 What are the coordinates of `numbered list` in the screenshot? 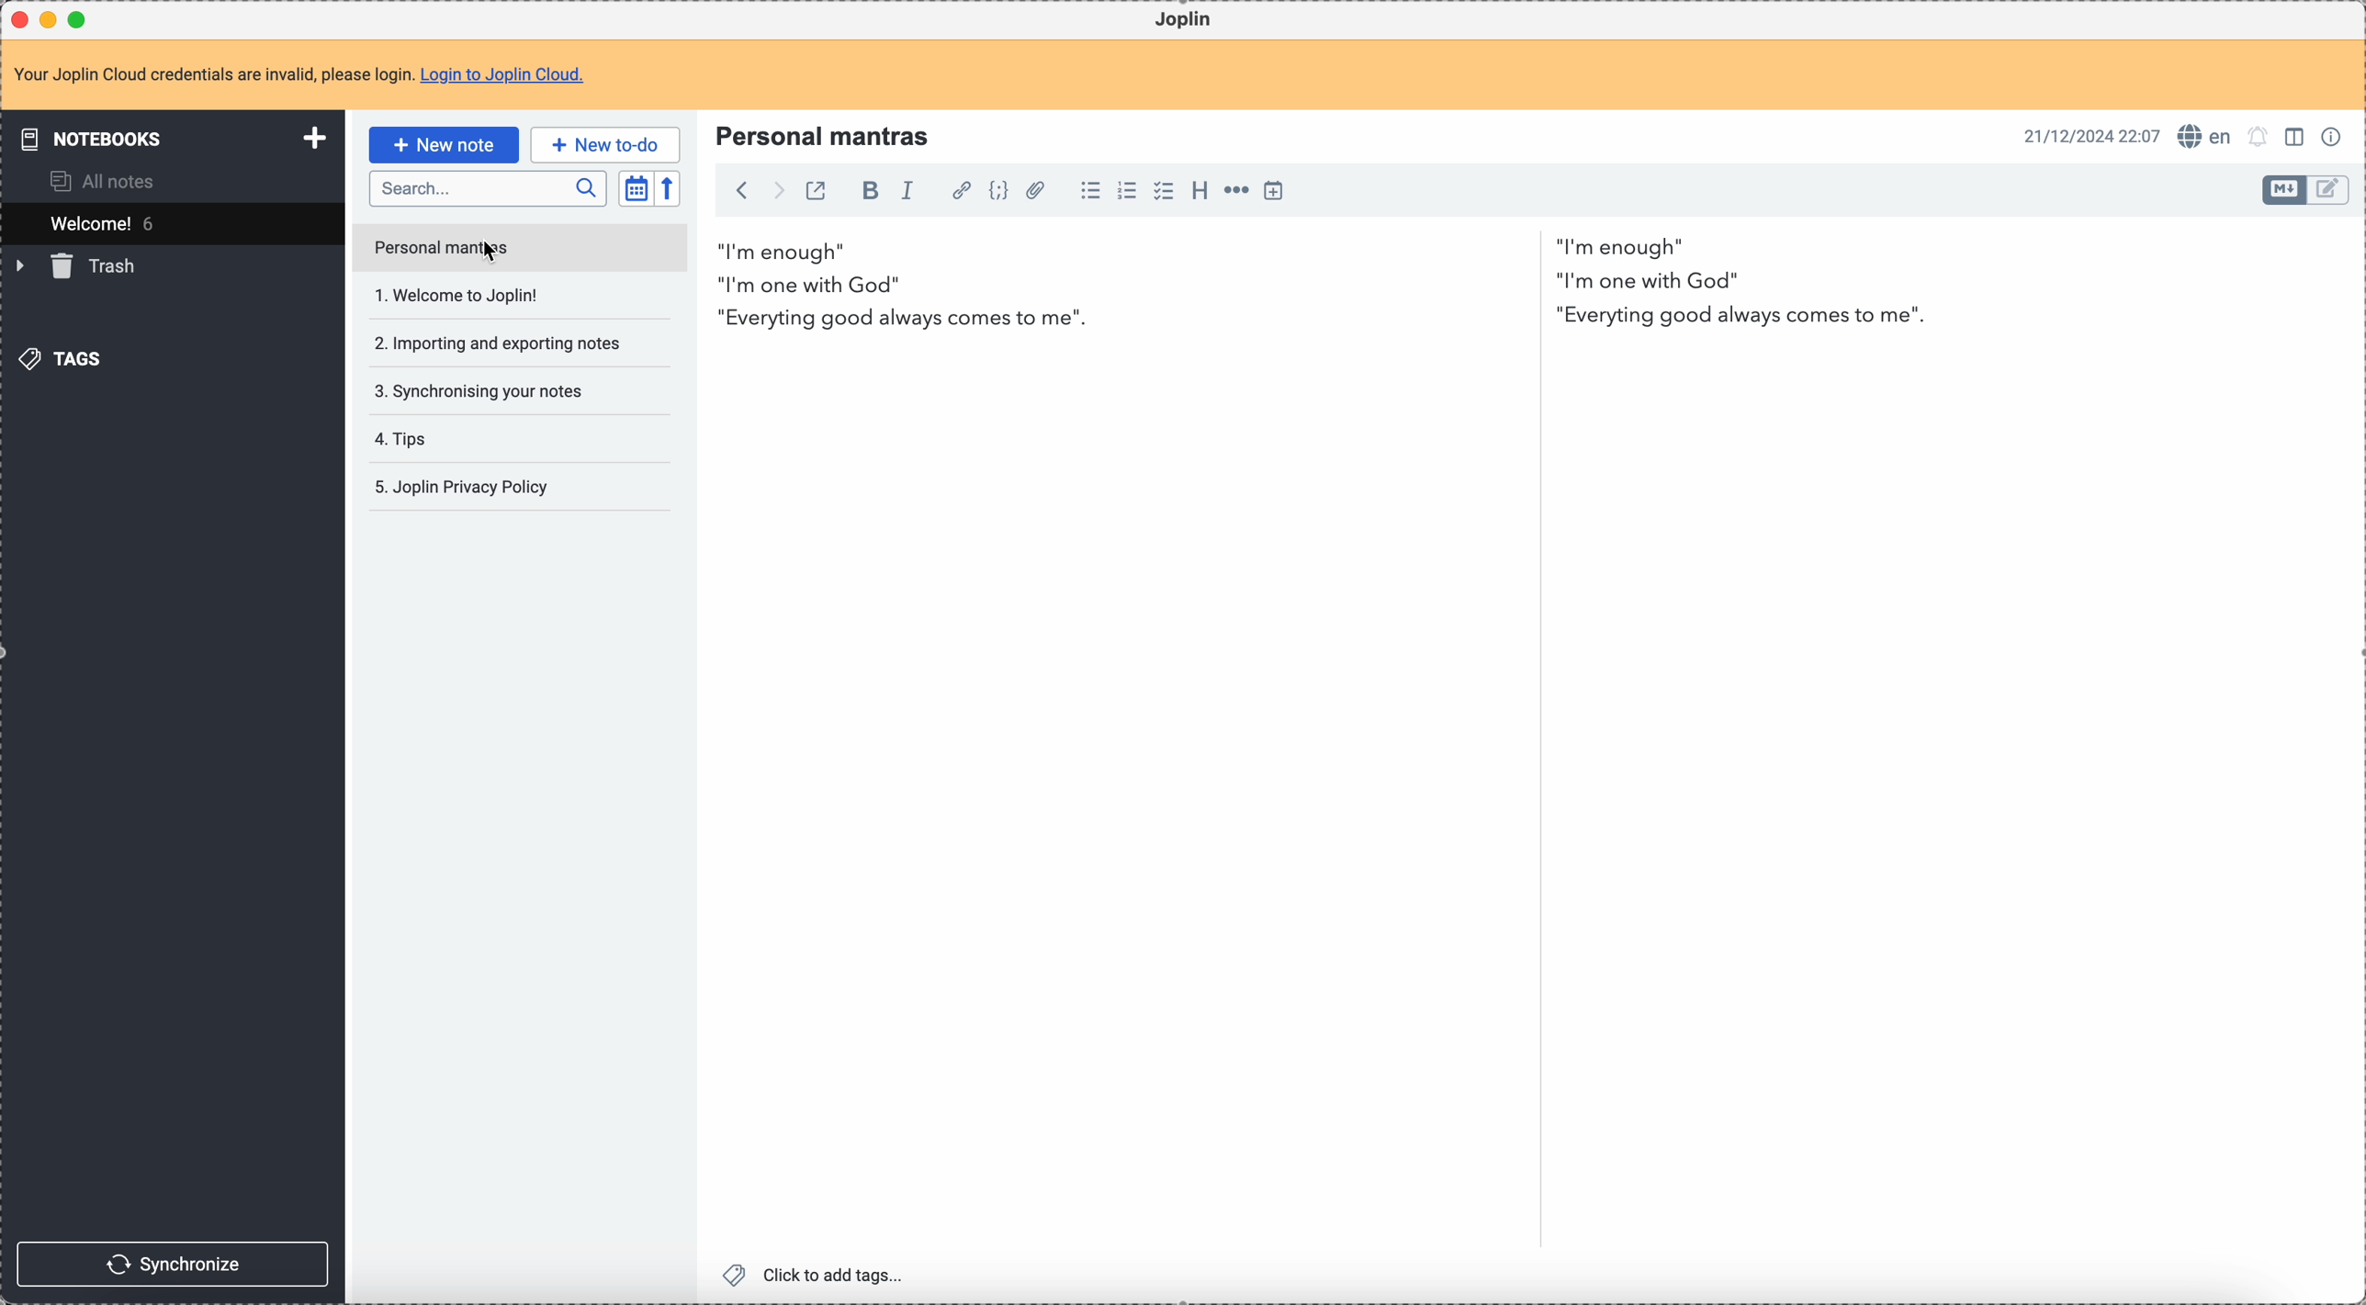 It's located at (1127, 192).